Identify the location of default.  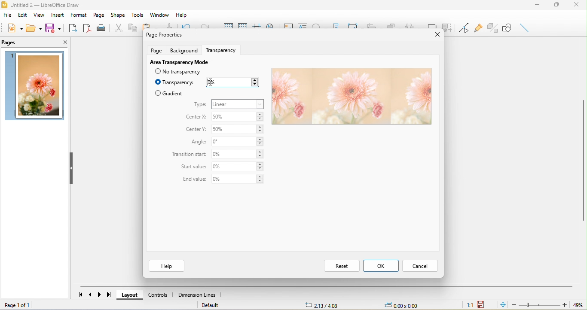
(211, 305).